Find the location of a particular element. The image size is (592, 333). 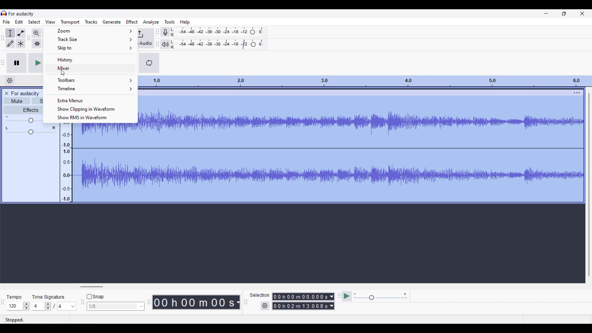

Project name is located at coordinates (22, 14).